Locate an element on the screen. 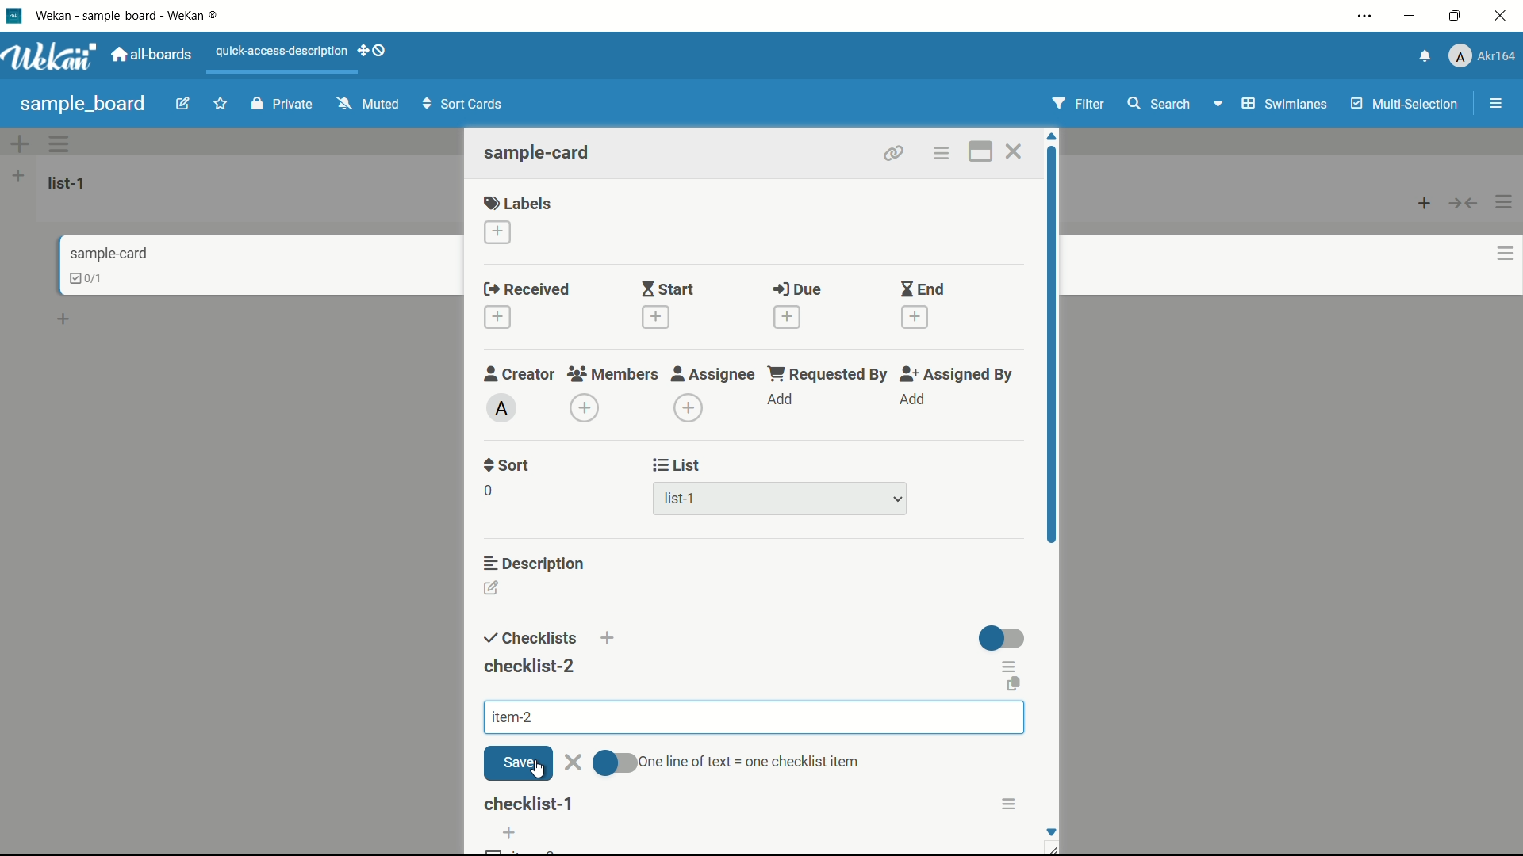 The width and height of the screenshot is (1523, 856). list-1 is located at coordinates (70, 182).